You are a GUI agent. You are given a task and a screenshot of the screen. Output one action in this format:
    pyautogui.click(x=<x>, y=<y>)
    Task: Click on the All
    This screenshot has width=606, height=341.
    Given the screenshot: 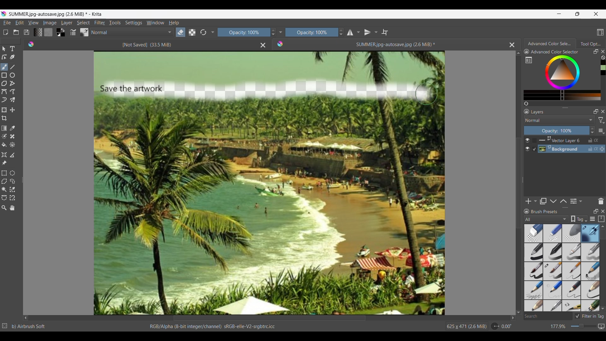 What is the action you would take?
    pyautogui.click(x=546, y=219)
    